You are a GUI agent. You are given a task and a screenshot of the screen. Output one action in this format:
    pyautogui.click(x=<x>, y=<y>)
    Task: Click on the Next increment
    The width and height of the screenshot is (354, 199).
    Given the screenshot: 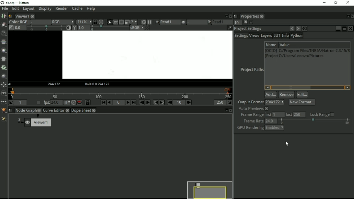 What is the action you would take?
    pyautogui.click(x=190, y=103)
    